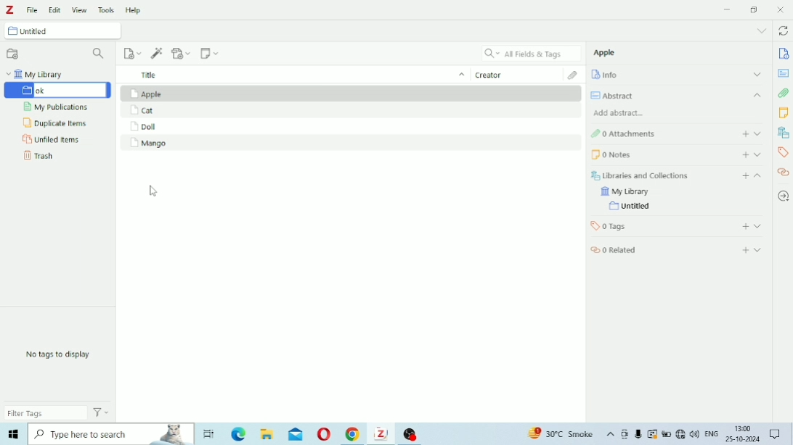 This screenshot has height=445, width=793. What do you see at coordinates (147, 144) in the screenshot?
I see `Mango` at bounding box center [147, 144].